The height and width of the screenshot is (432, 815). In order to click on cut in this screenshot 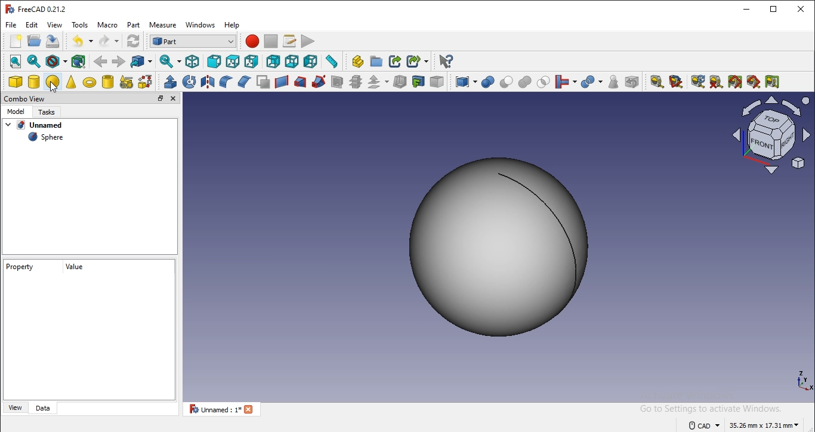, I will do `click(505, 82)`.